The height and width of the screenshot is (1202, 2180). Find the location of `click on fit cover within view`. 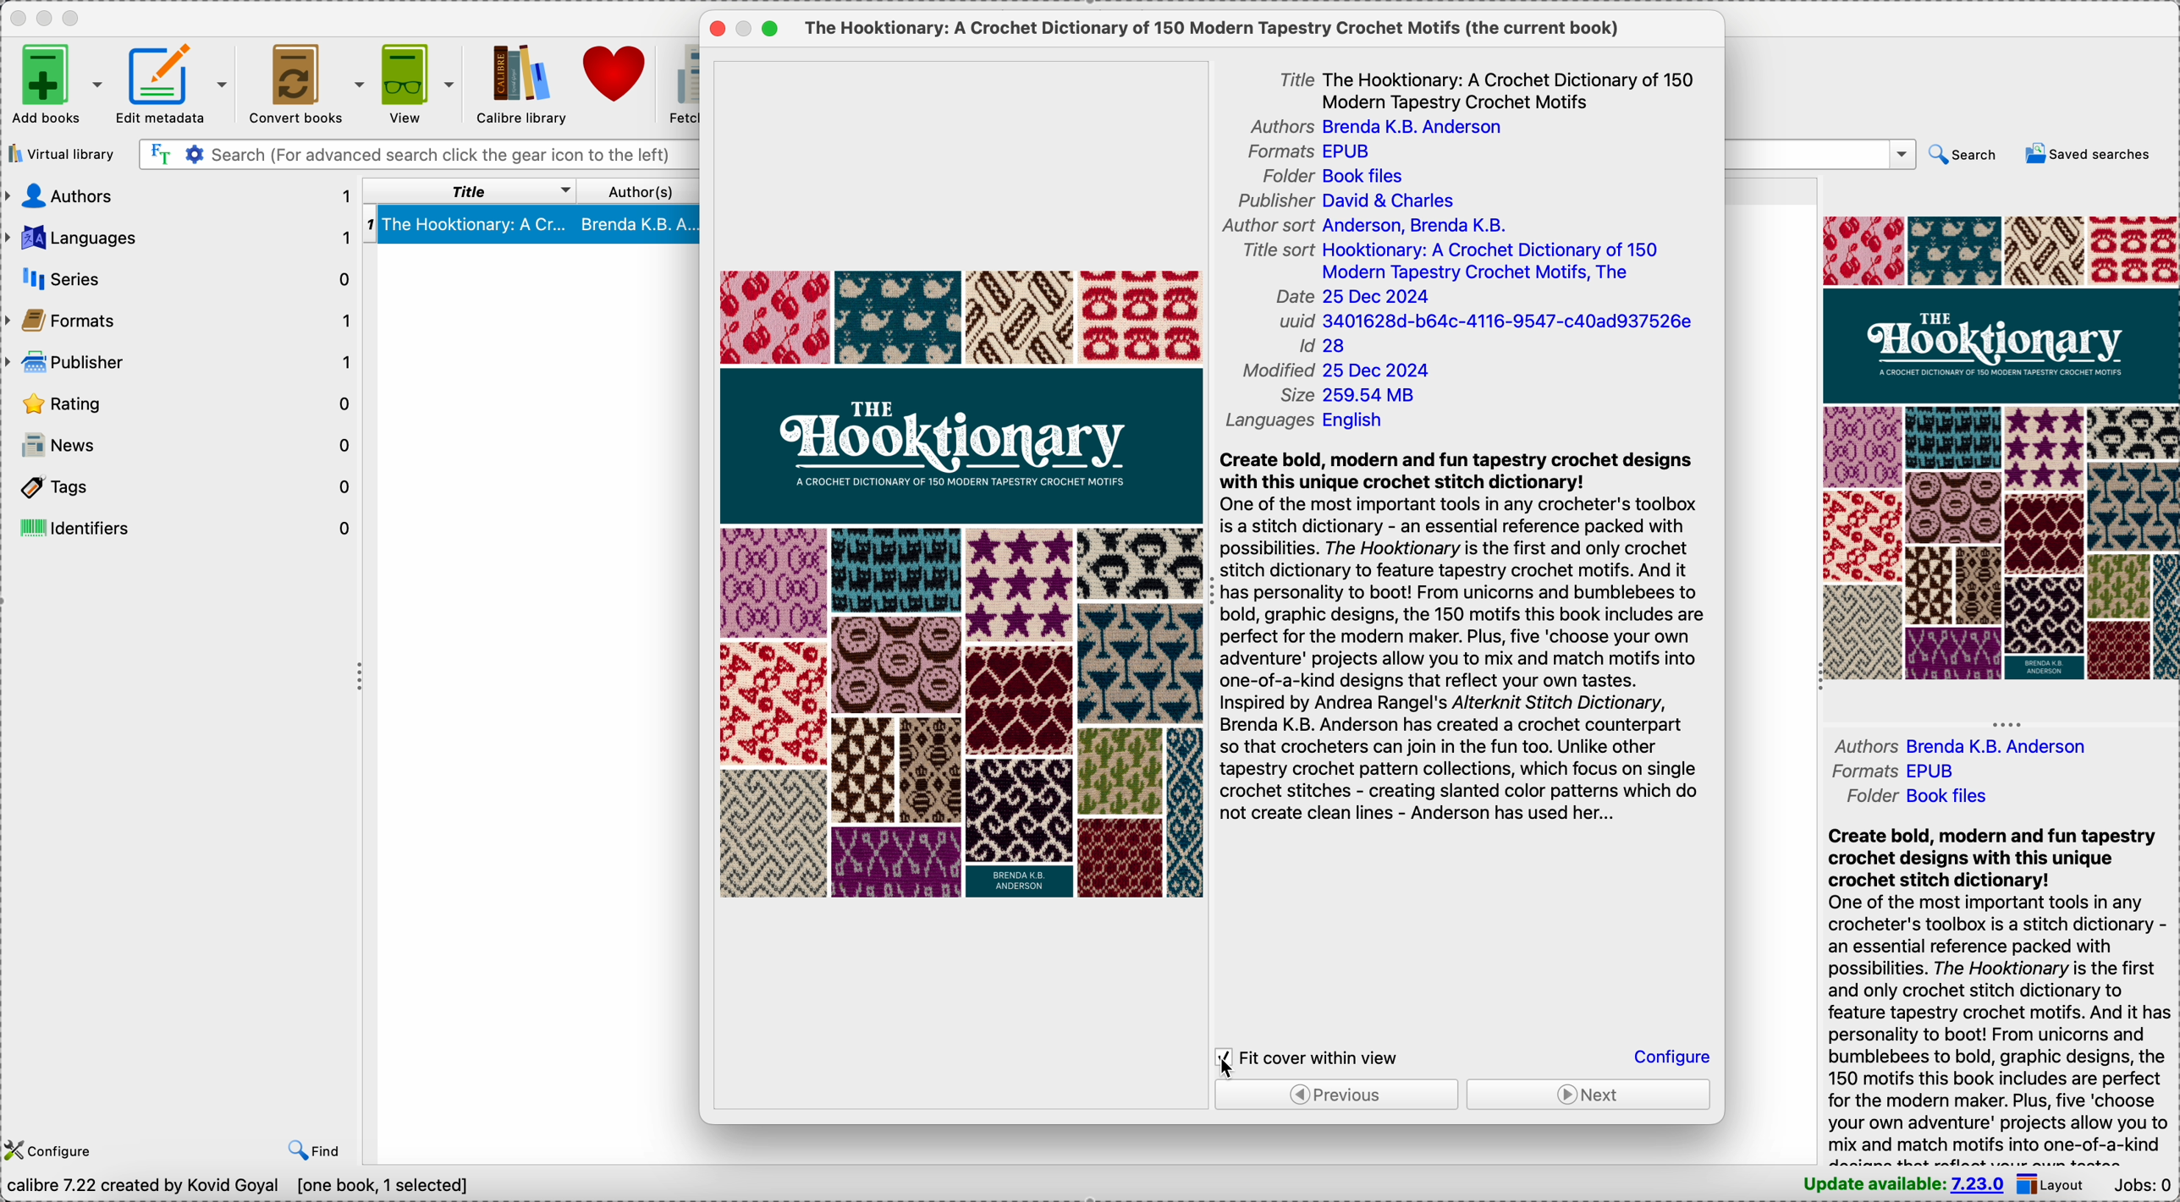

click on fit cover within view is located at coordinates (1313, 1061).